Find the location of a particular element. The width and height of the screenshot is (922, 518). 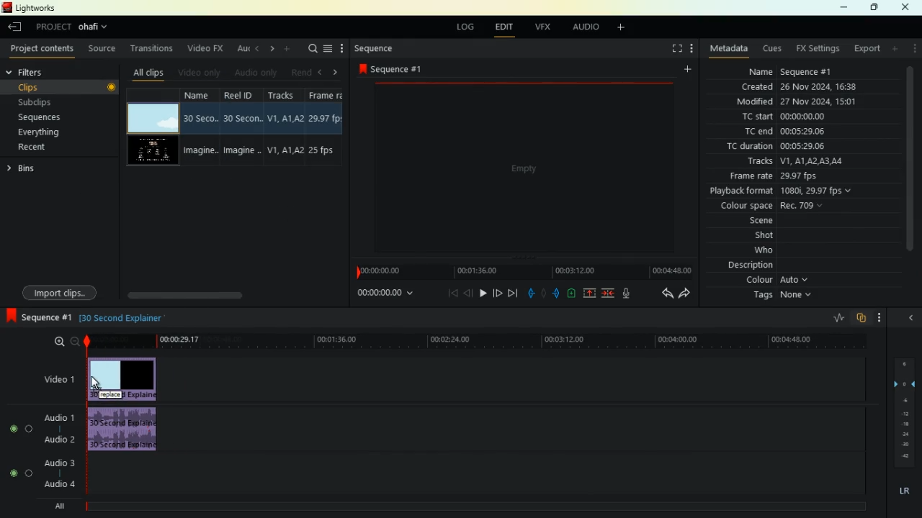

up is located at coordinates (587, 294).